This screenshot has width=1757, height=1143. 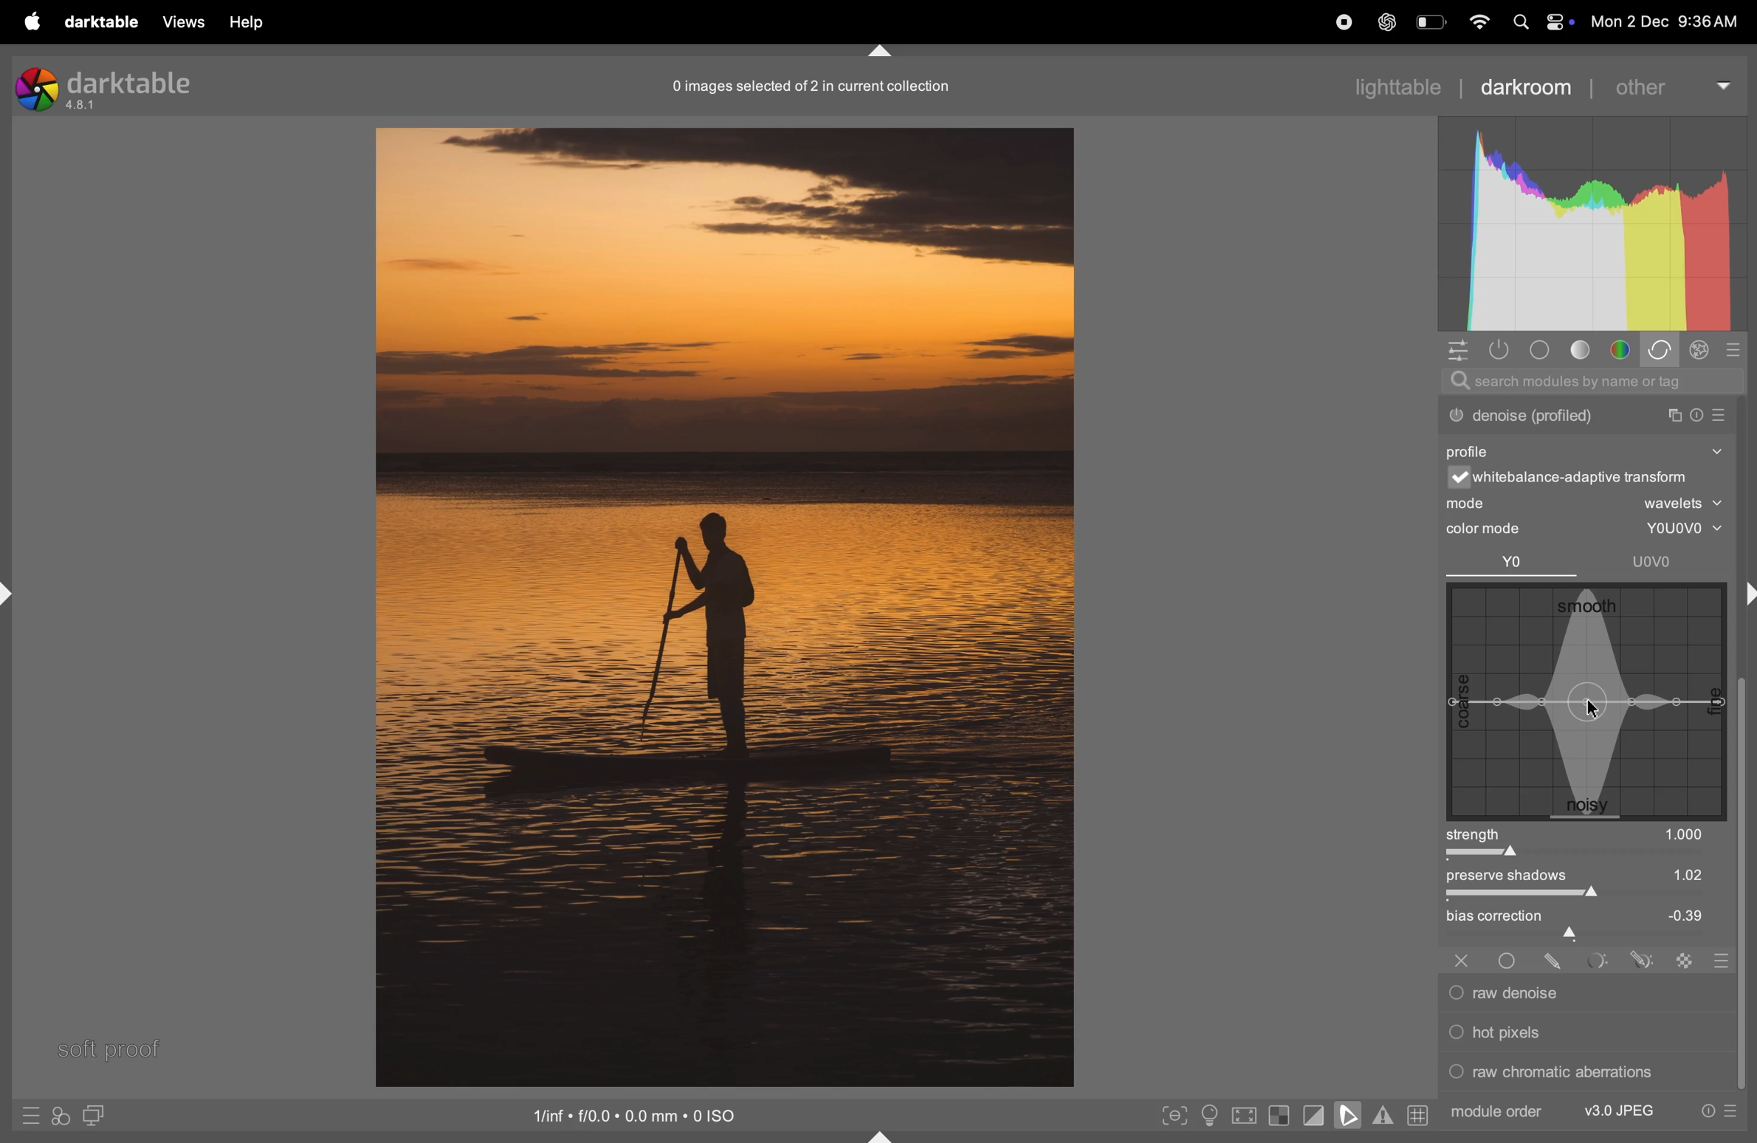 I want to click on bias correction, so click(x=1589, y=918).